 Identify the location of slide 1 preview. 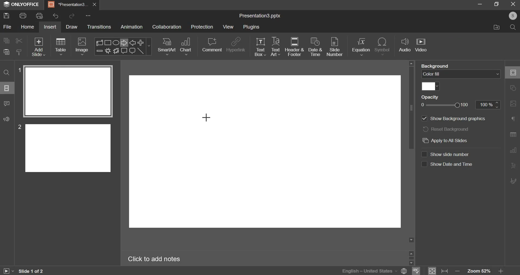
(68, 91).